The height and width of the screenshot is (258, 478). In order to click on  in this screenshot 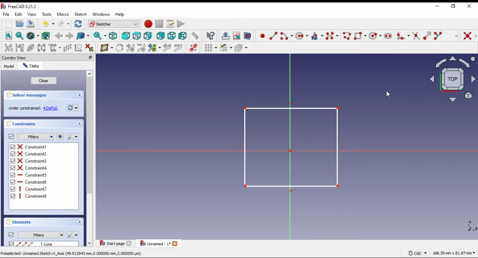, I will do `click(100, 36)`.